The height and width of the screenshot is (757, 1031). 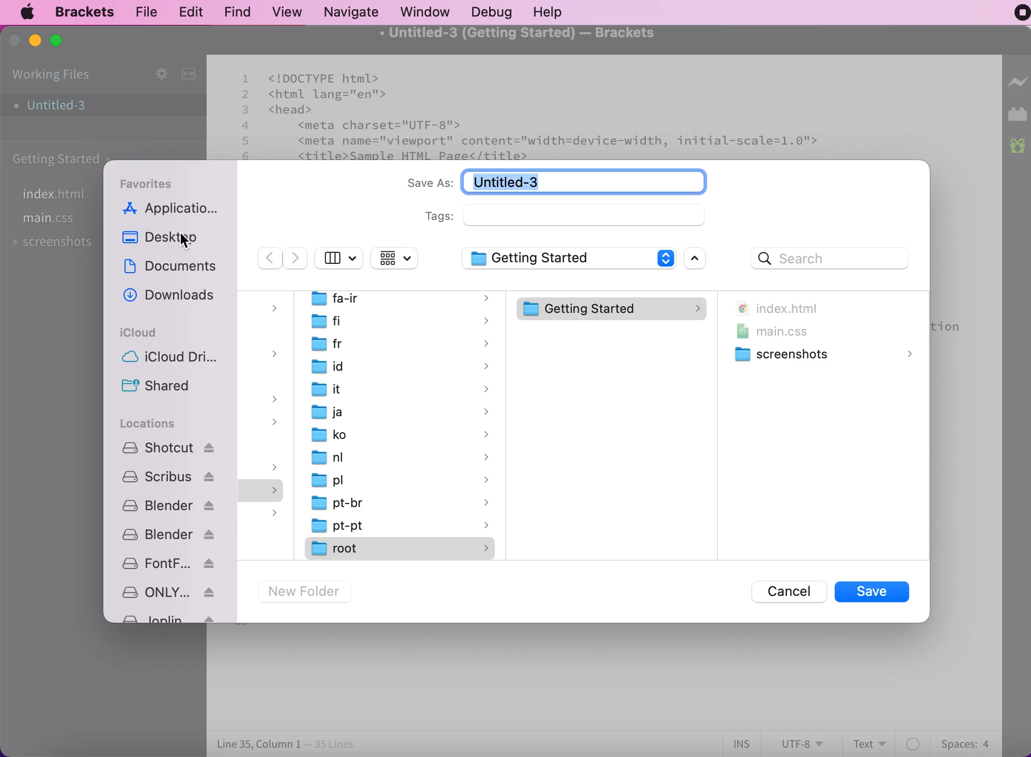 What do you see at coordinates (58, 241) in the screenshot?
I see `screenshots` at bounding box center [58, 241].